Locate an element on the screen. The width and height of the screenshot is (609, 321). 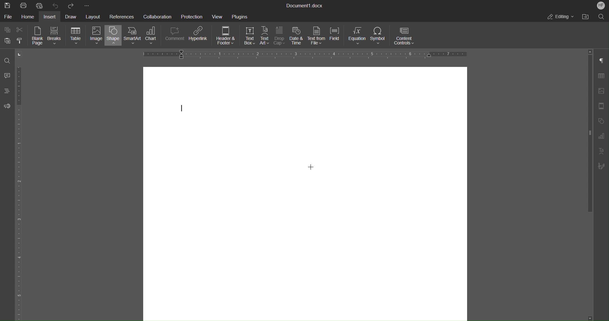
Layout is located at coordinates (94, 16).